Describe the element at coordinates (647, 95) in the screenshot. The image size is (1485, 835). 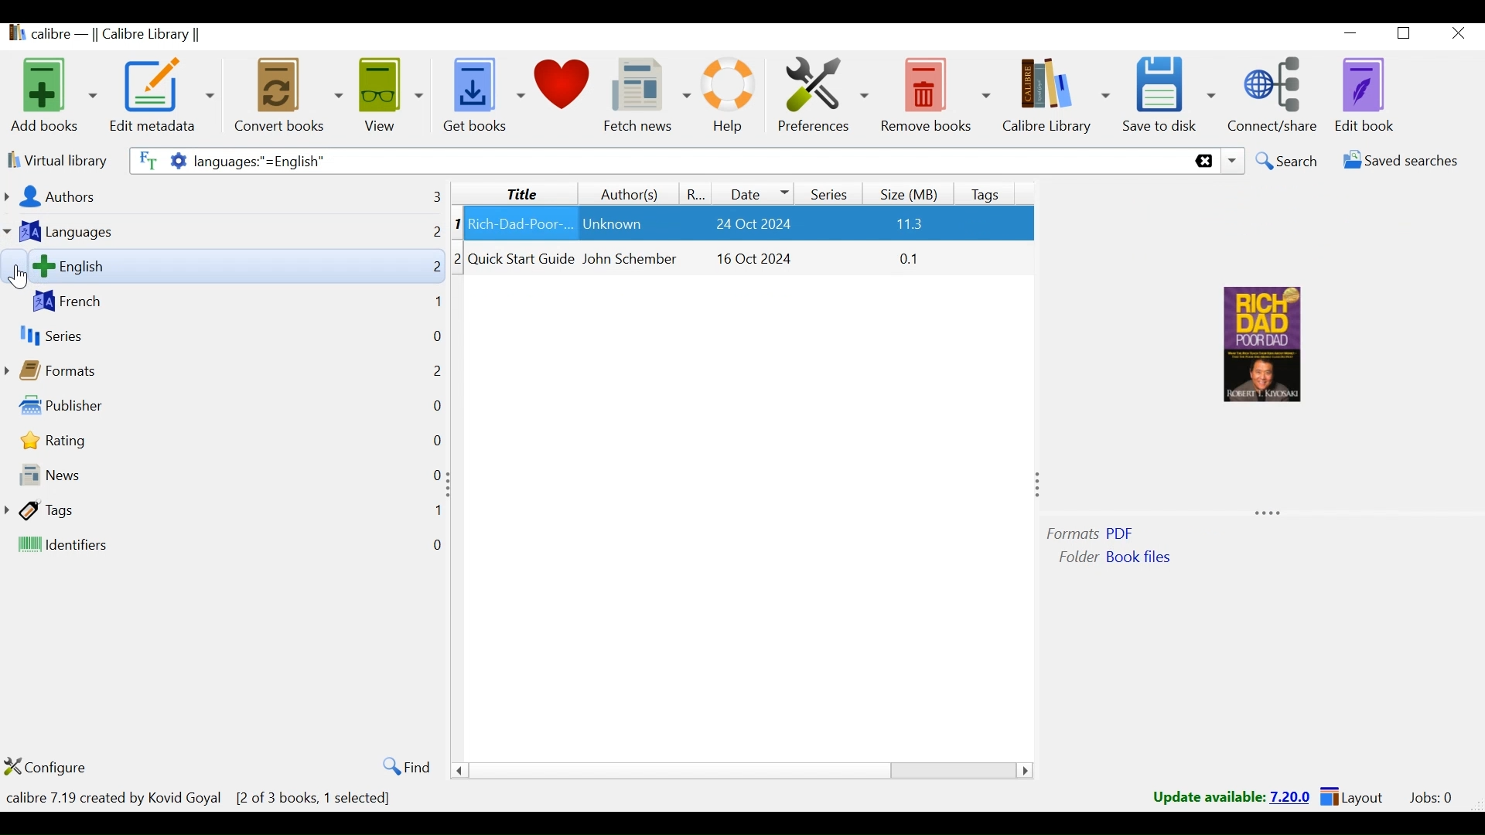
I see `Fetch news` at that location.